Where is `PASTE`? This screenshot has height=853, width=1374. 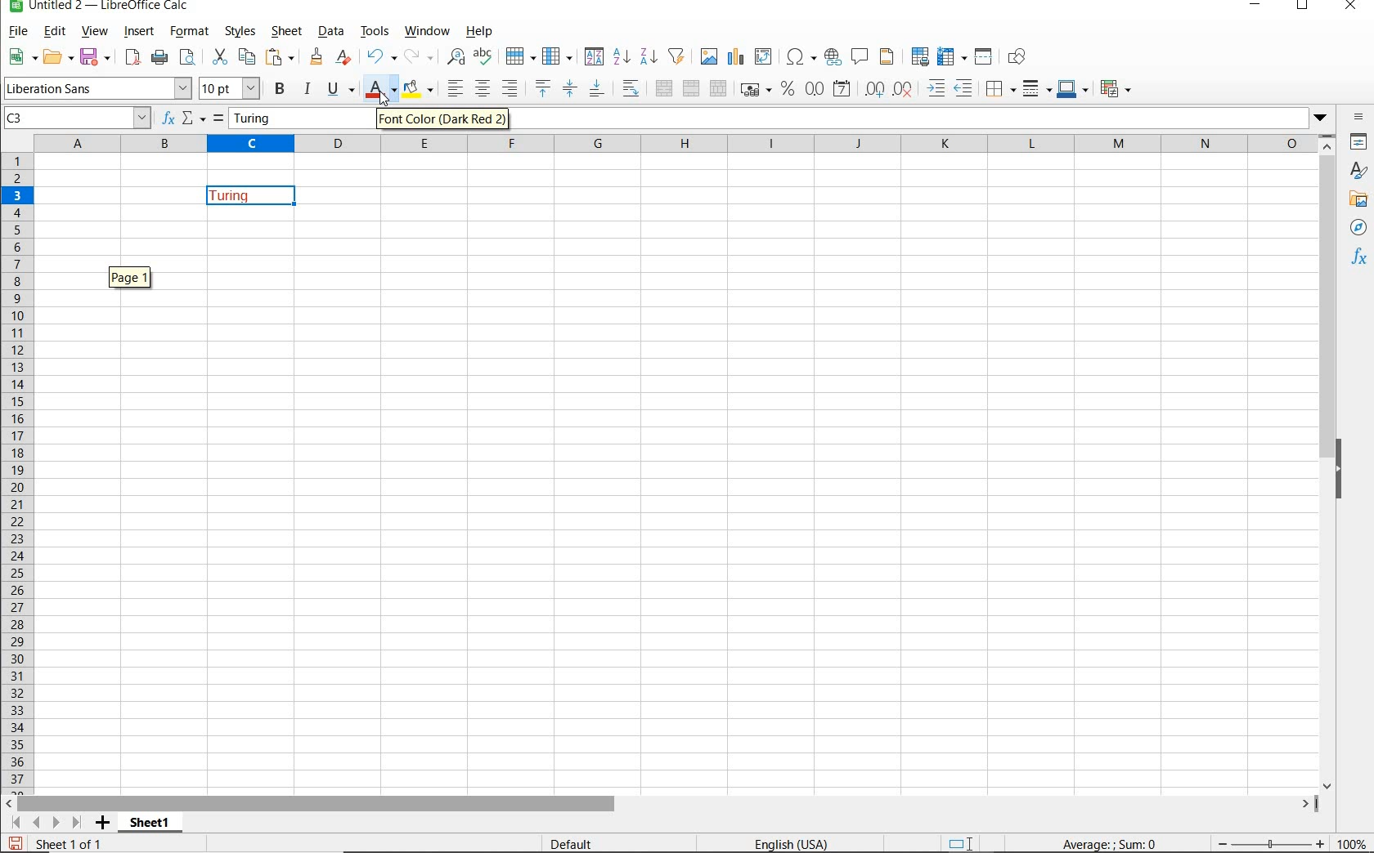
PASTE is located at coordinates (281, 59).